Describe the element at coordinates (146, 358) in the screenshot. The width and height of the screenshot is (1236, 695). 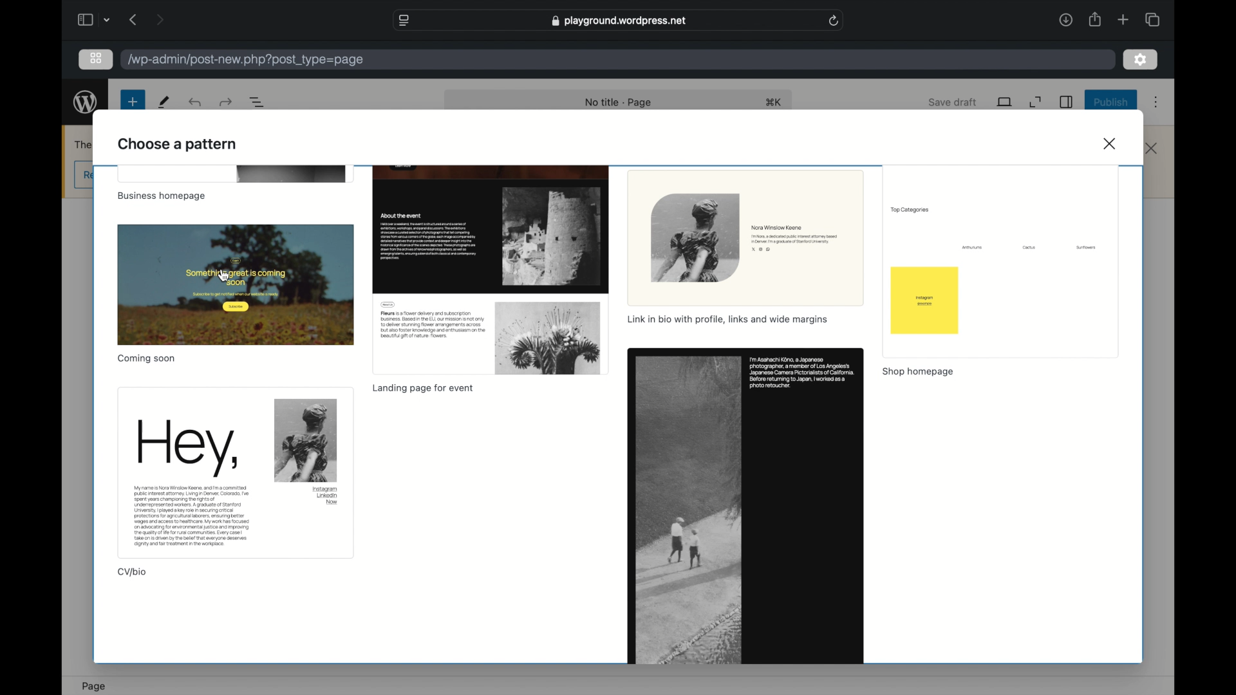
I see `coming soon` at that location.